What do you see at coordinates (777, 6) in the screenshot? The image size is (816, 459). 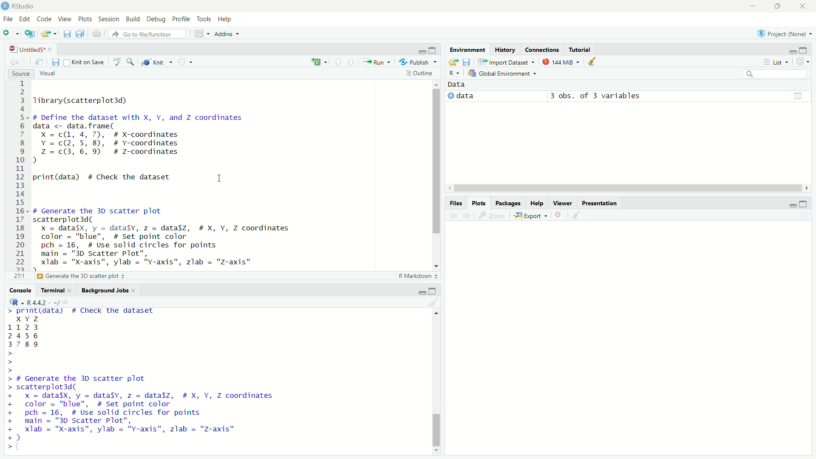 I see `Restore down` at bounding box center [777, 6].